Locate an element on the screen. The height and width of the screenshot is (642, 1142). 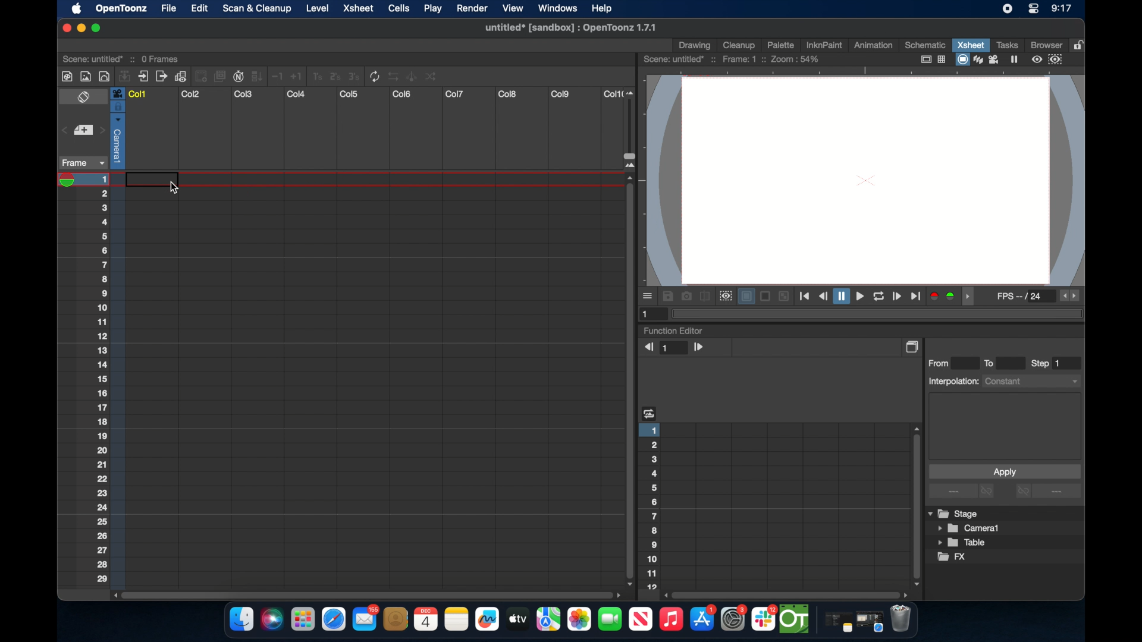
inknpaint is located at coordinates (824, 45).